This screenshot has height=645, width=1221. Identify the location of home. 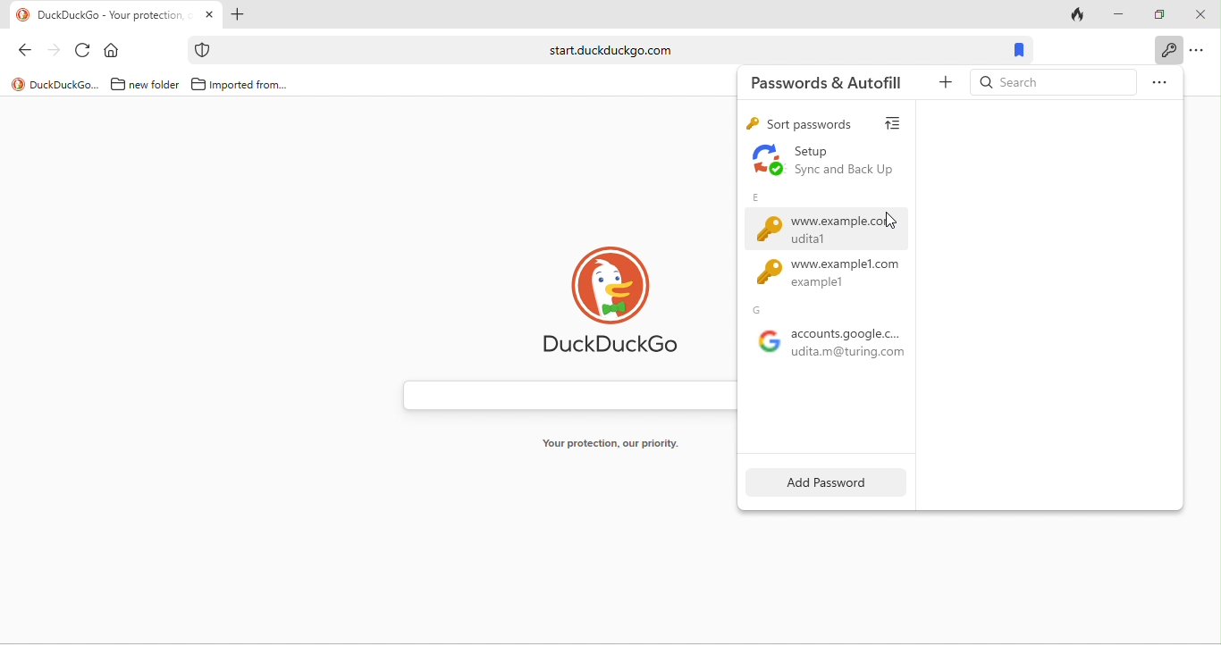
(114, 52).